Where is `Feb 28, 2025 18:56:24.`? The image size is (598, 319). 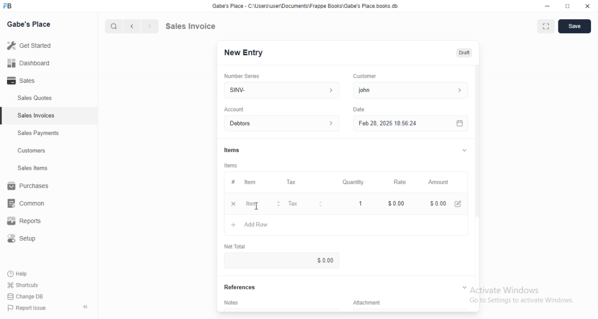 Feb 28, 2025 18:56:24. is located at coordinates (409, 123).